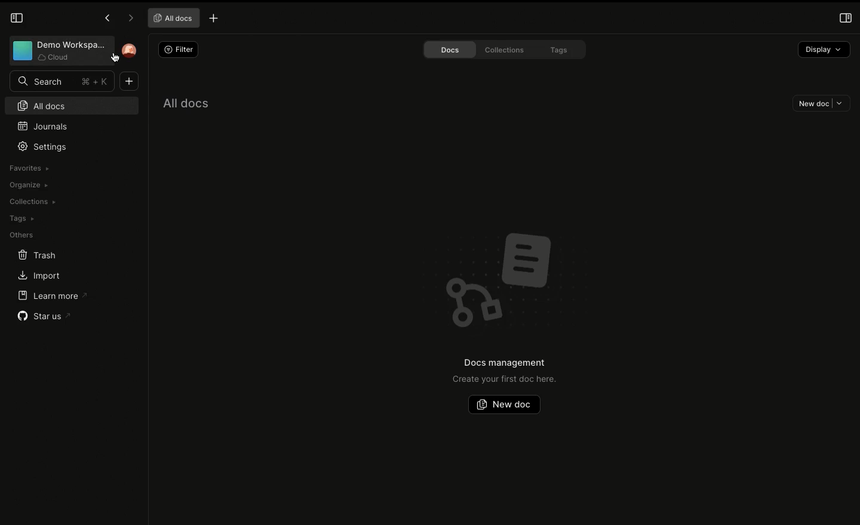 Image resolution: width=860 pixels, height=525 pixels. I want to click on Docs, so click(450, 49).